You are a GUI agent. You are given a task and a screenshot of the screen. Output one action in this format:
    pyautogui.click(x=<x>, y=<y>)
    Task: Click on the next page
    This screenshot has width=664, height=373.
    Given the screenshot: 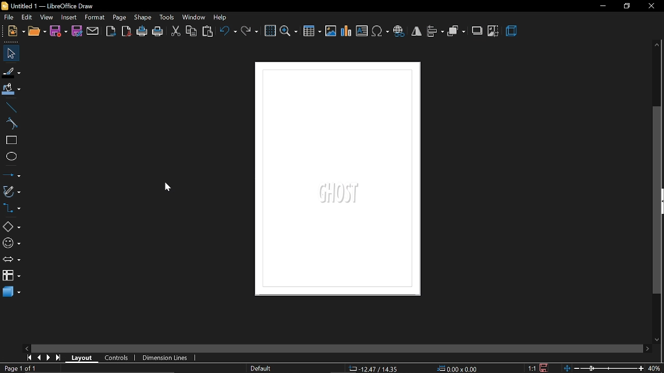 What is the action you would take?
    pyautogui.click(x=47, y=357)
    